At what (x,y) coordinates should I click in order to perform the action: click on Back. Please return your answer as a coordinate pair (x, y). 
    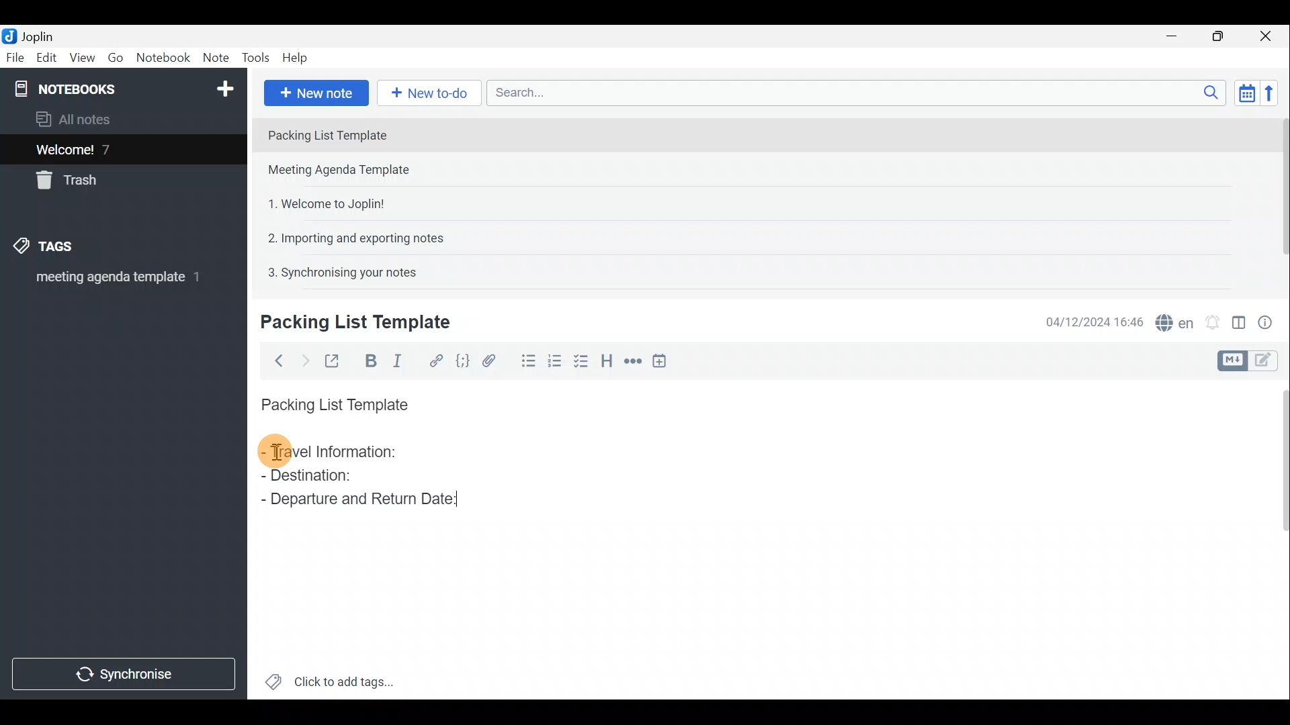
    Looking at the image, I should click on (276, 360).